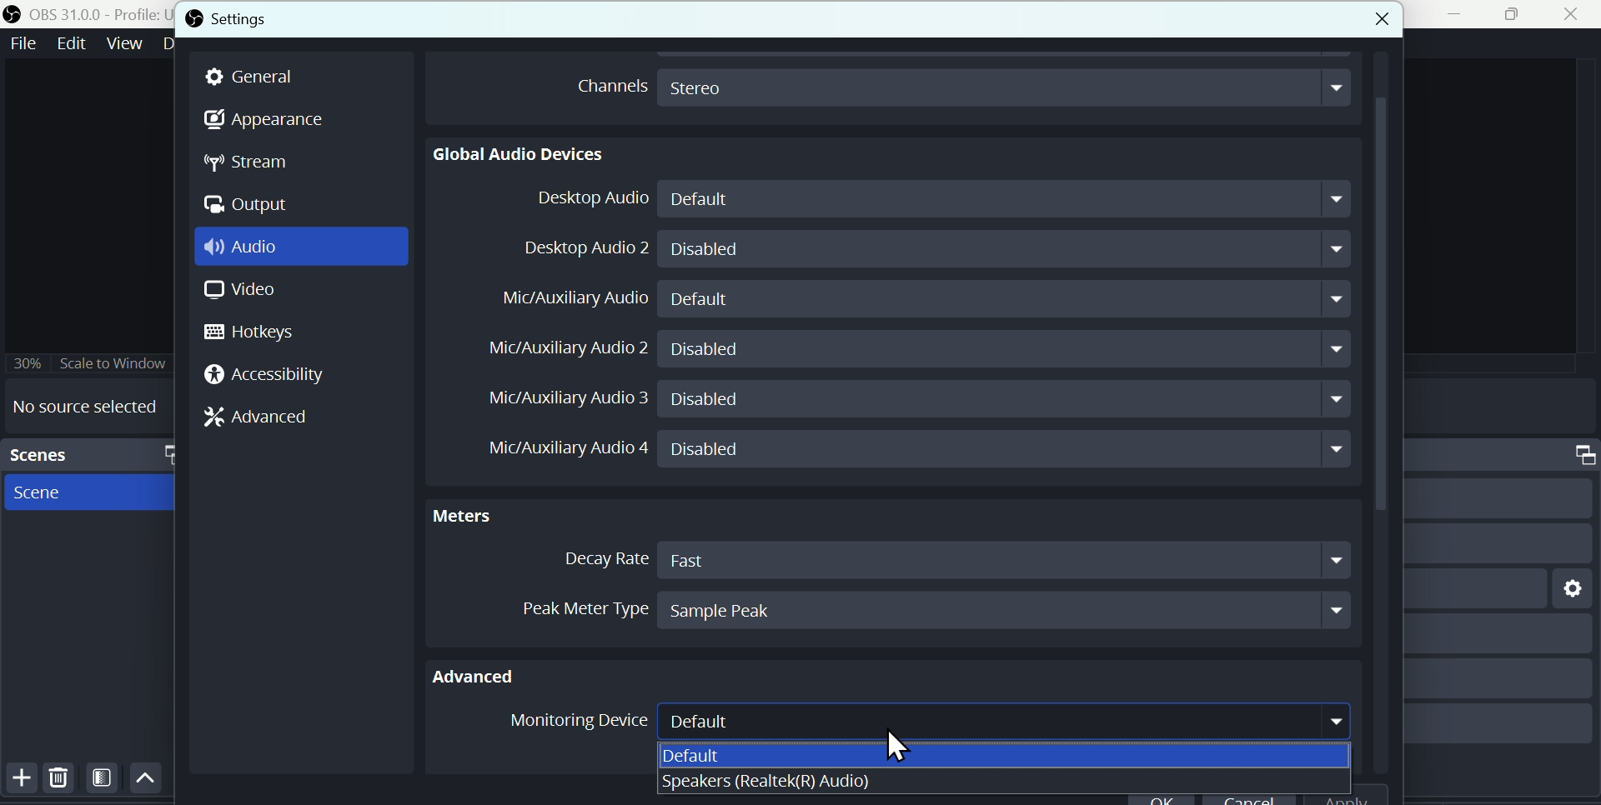  I want to click on Sample Peak, so click(1004, 609).